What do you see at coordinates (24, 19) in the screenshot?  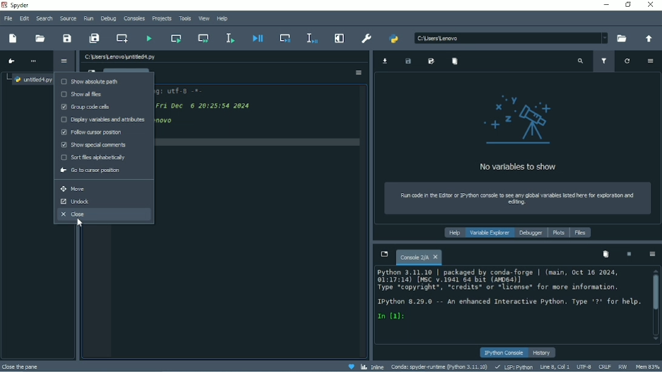 I see `Edit` at bounding box center [24, 19].